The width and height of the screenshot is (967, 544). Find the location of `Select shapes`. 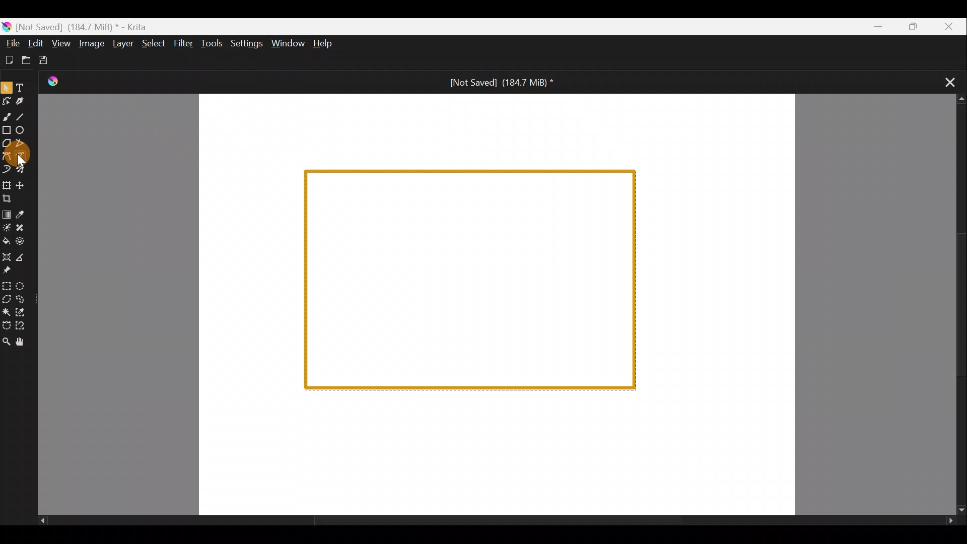

Select shapes is located at coordinates (7, 87).